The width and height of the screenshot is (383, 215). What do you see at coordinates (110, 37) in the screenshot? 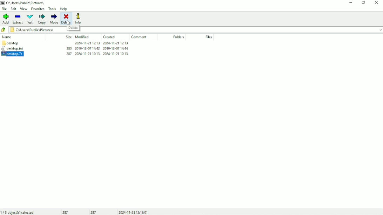
I see `Created` at bounding box center [110, 37].